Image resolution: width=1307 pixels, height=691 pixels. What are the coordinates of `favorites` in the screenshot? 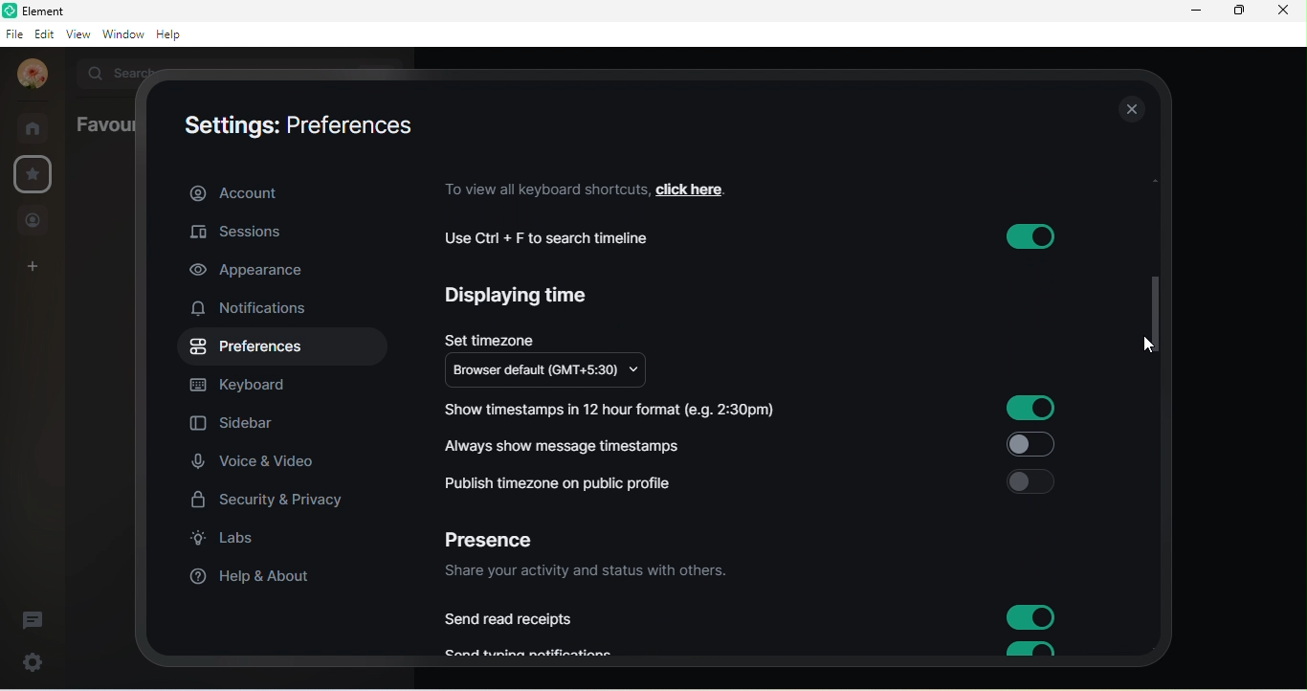 It's located at (32, 174).